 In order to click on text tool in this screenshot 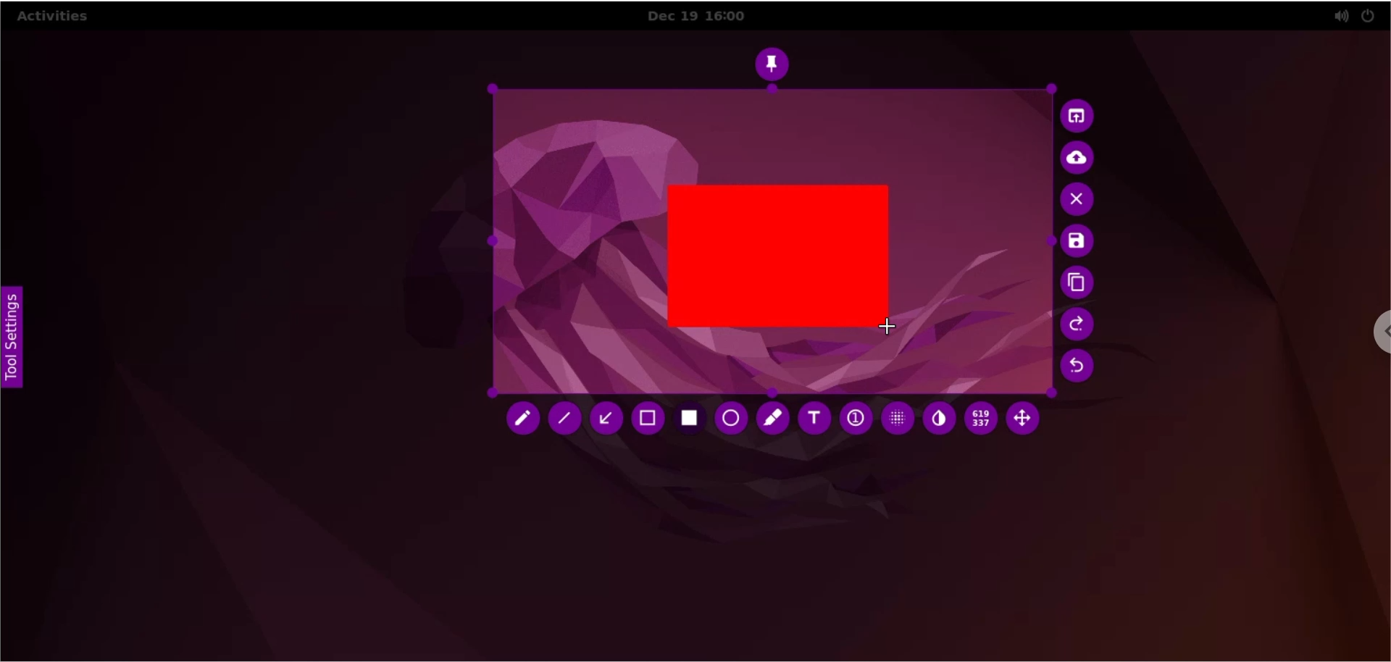, I will do `click(814, 419)`.